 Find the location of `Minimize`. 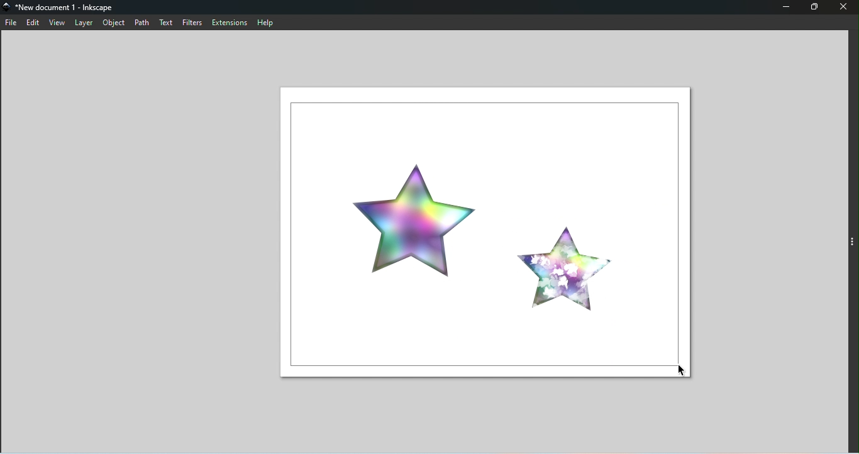

Minimize is located at coordinates (789, 7).